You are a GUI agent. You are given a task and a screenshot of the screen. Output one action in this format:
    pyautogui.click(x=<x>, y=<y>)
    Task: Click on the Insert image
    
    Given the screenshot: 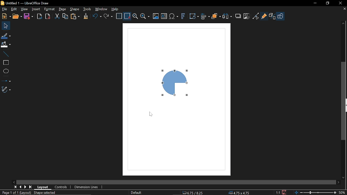 What is the action you would take?
    pyautogui.click(x=156, y=16)
    